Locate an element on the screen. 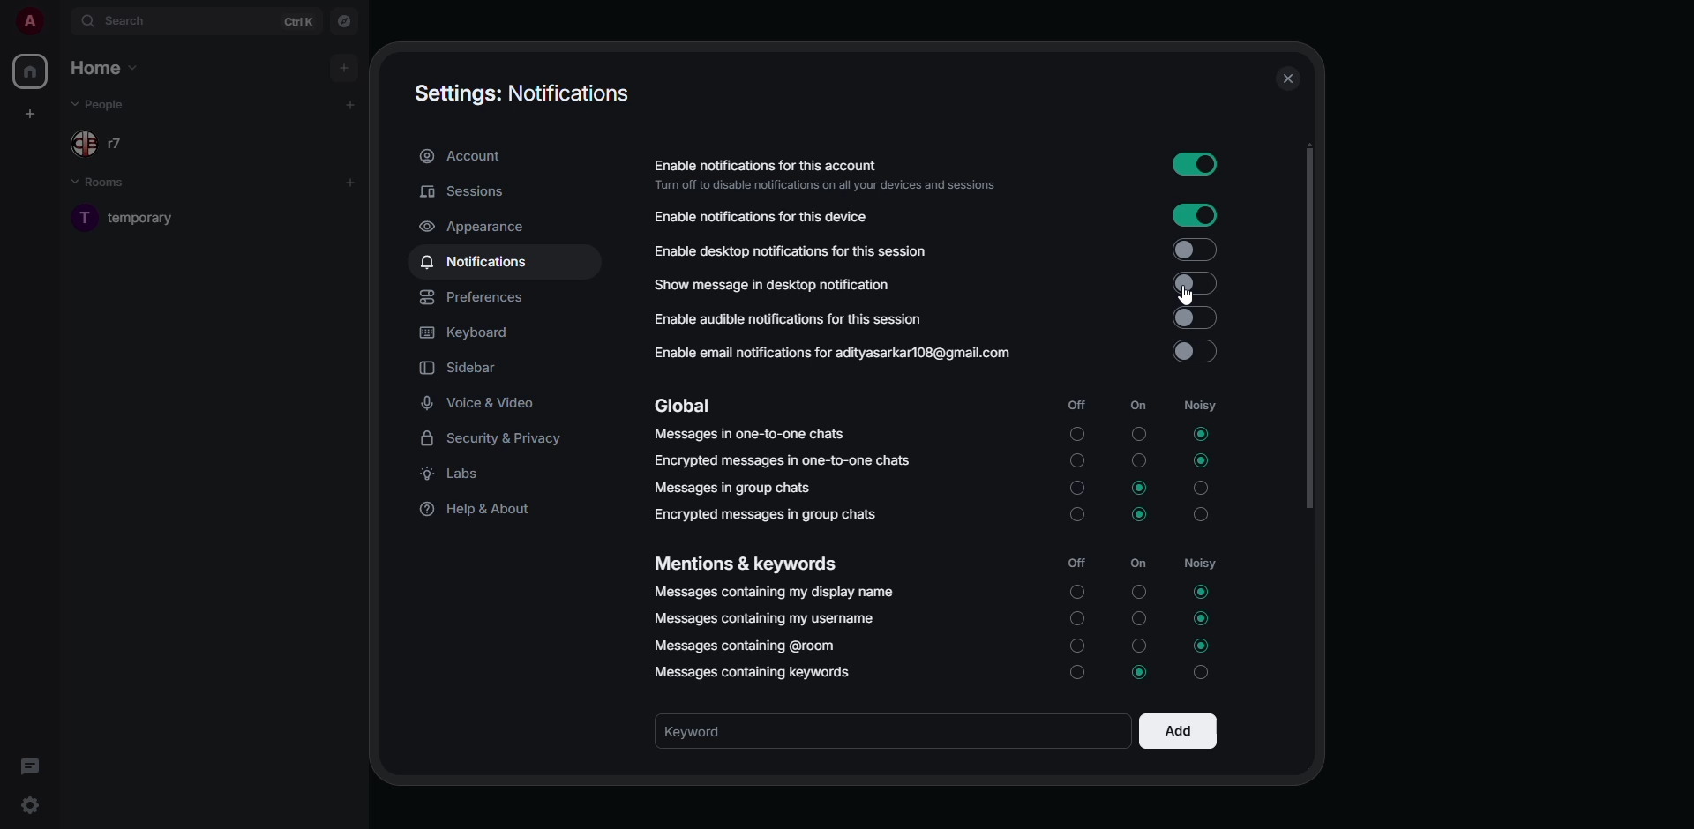  settings notifications is located at coordinates (521, 93).